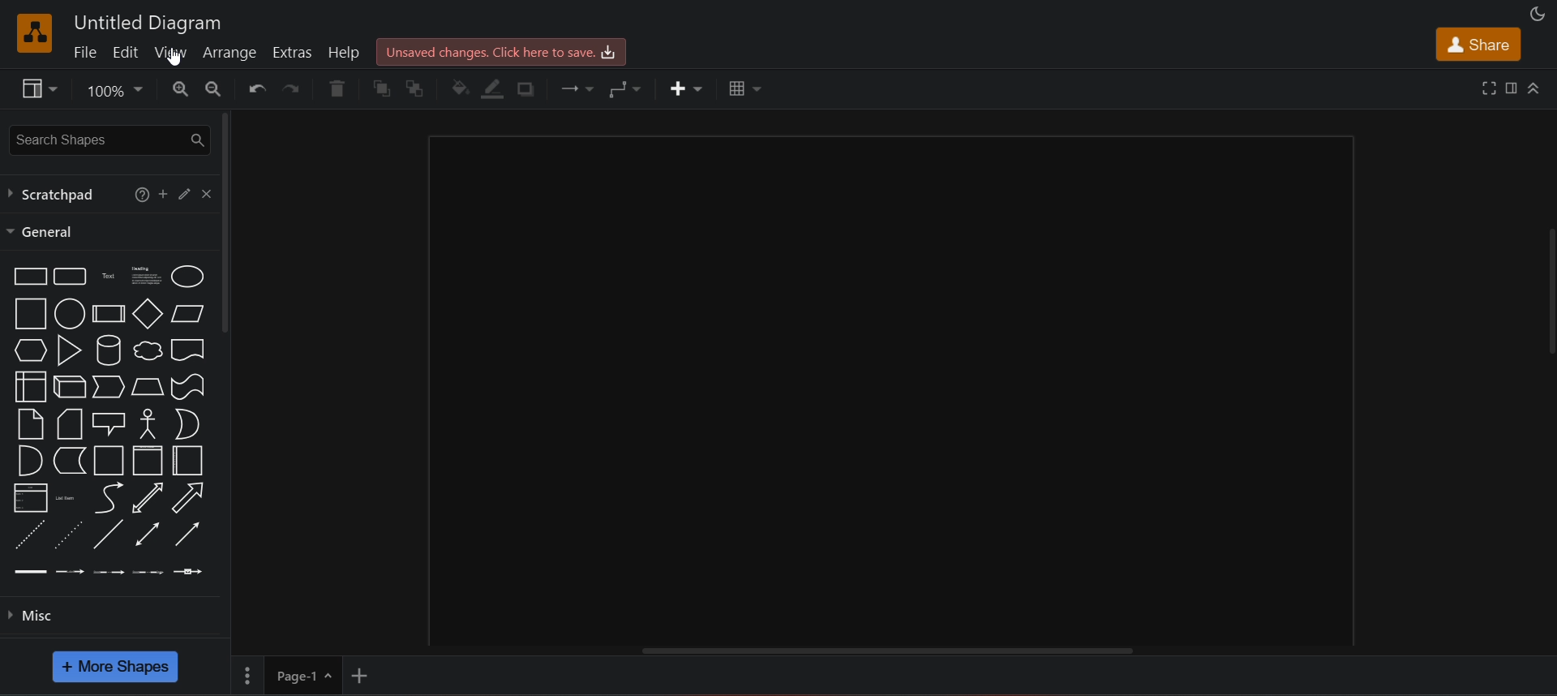 The width and height of the screenshot is (1557, 696). I want to click on zoom out, so click(214, 88).